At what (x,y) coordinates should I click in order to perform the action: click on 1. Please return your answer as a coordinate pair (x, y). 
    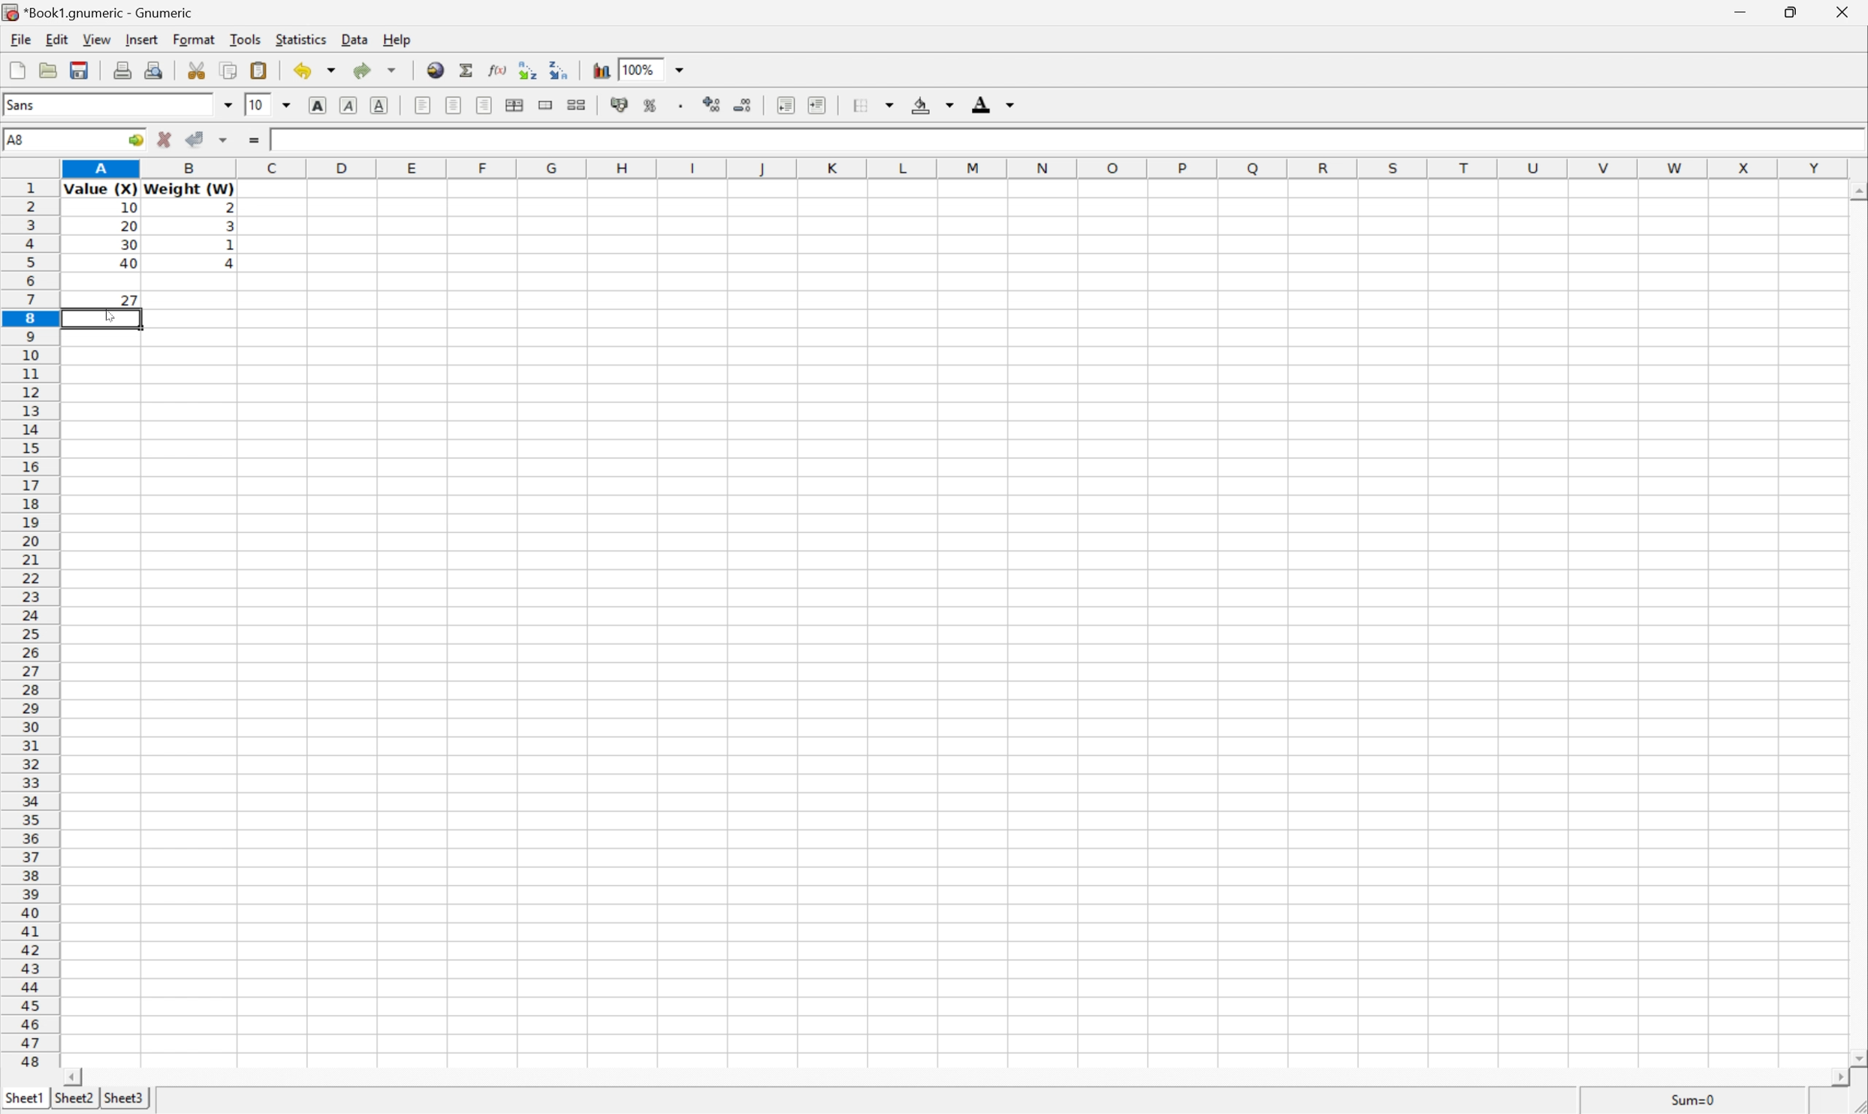
    Looking at the image, I should click on (228, 245).